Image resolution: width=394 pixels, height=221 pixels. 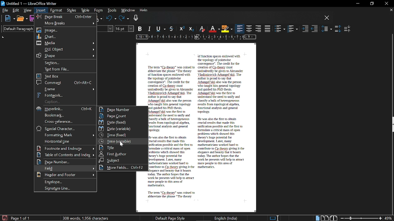 What do you see at coordinates (122, 129) in the screenshot?
I see `Date date variable` at bounding box center [122, 129].